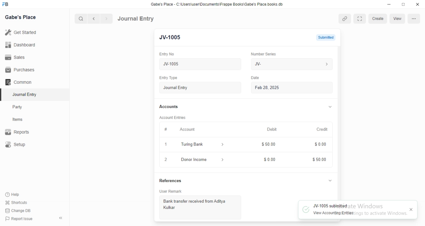 This screenshot has width=425, height=226. What do you see at coordinates (378, 18) in the screenshot?
I see `create` at bounding box center [378, 18].